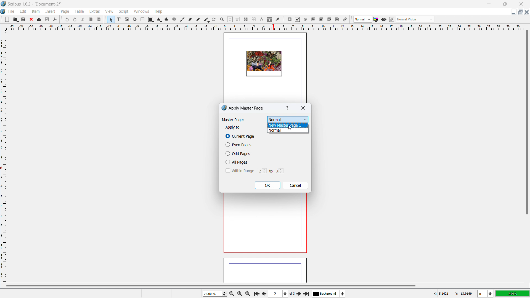 The width and height of the screenshot is (530, 298). Describe the element at coordinates (288, 131) in the screenshot. I see `normal` at that location.